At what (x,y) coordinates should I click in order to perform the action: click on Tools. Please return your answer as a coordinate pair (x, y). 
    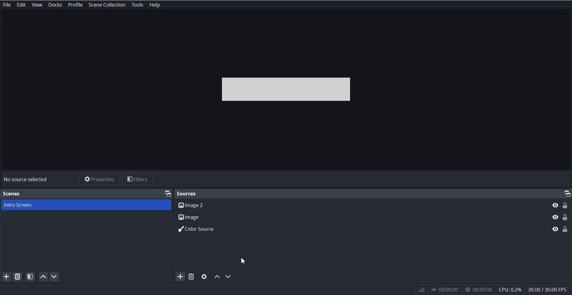
    Looking at the image, I should click on (138, 5).